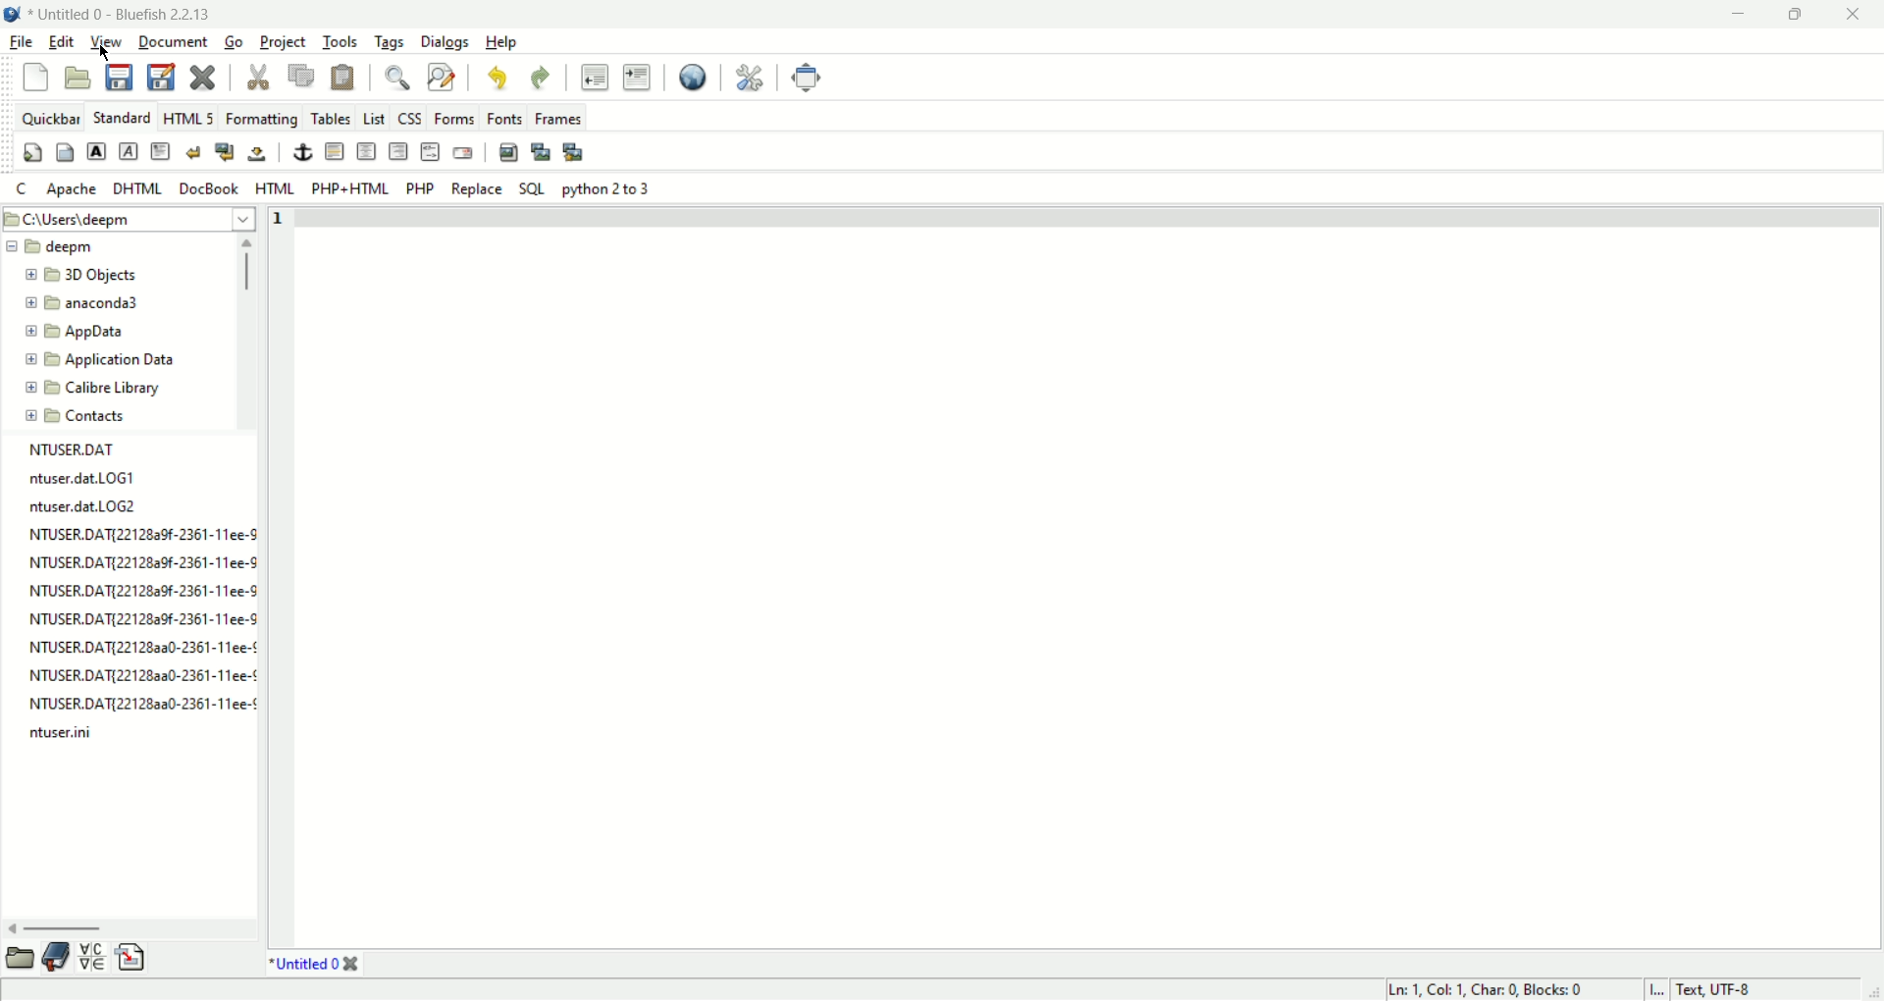 The image size is (1884, 1001). Describe the element at coordinates (251, 269) in the screenshot. I see `vertical scroll bar` at that location.